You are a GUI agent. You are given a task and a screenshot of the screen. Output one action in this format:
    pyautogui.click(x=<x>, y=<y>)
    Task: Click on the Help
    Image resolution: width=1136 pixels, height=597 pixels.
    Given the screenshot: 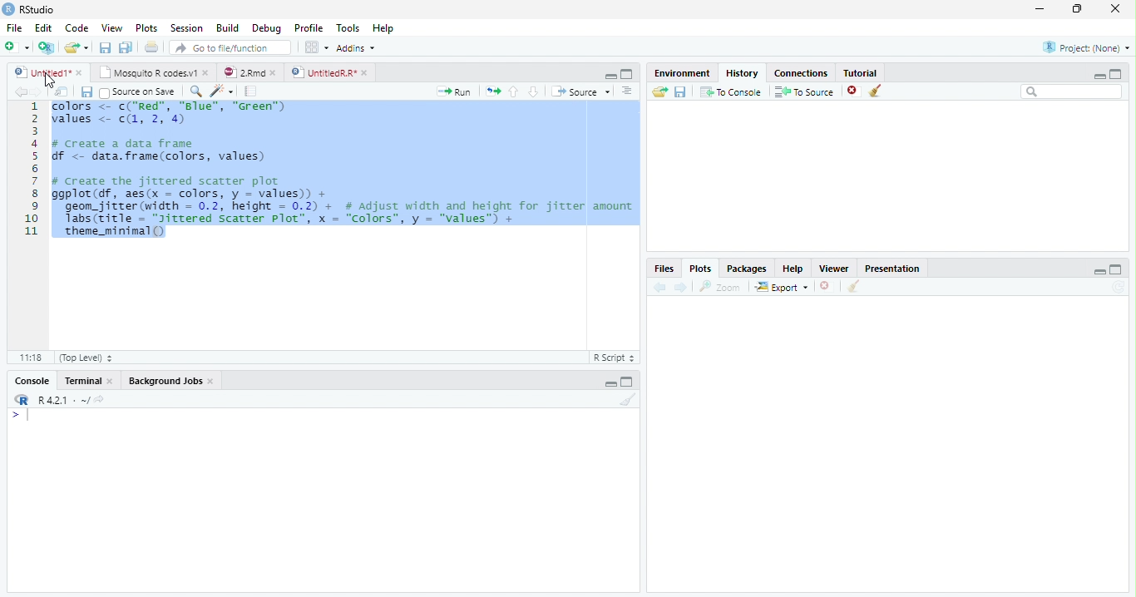 What is the action you would take?
    pyautogui.click(x=383, y=27)
    